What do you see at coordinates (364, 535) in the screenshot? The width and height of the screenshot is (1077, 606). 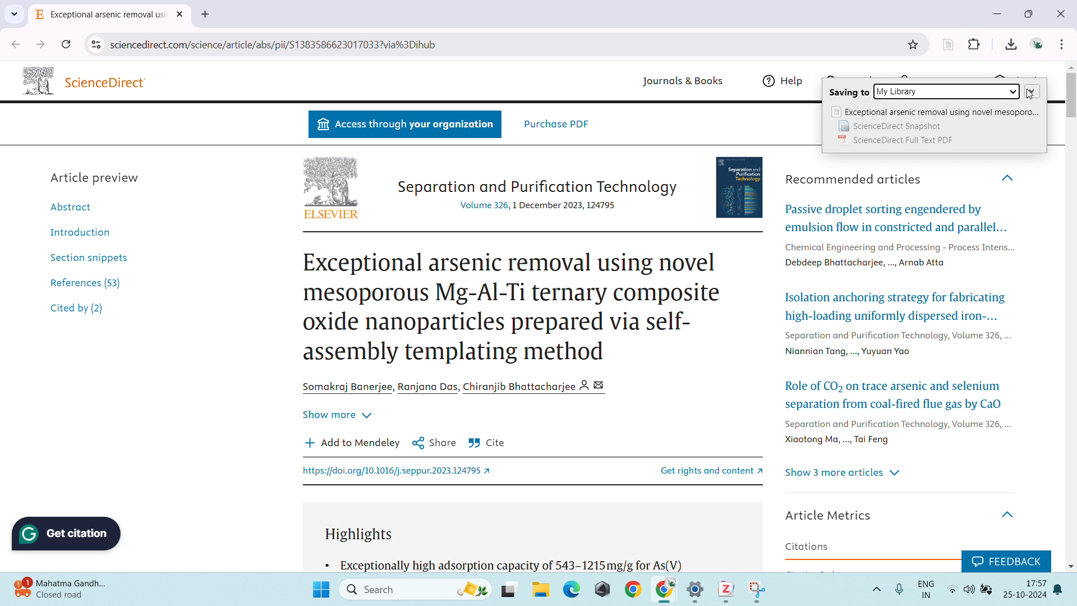 I see `Highlights` at bounding box center [364, 535].